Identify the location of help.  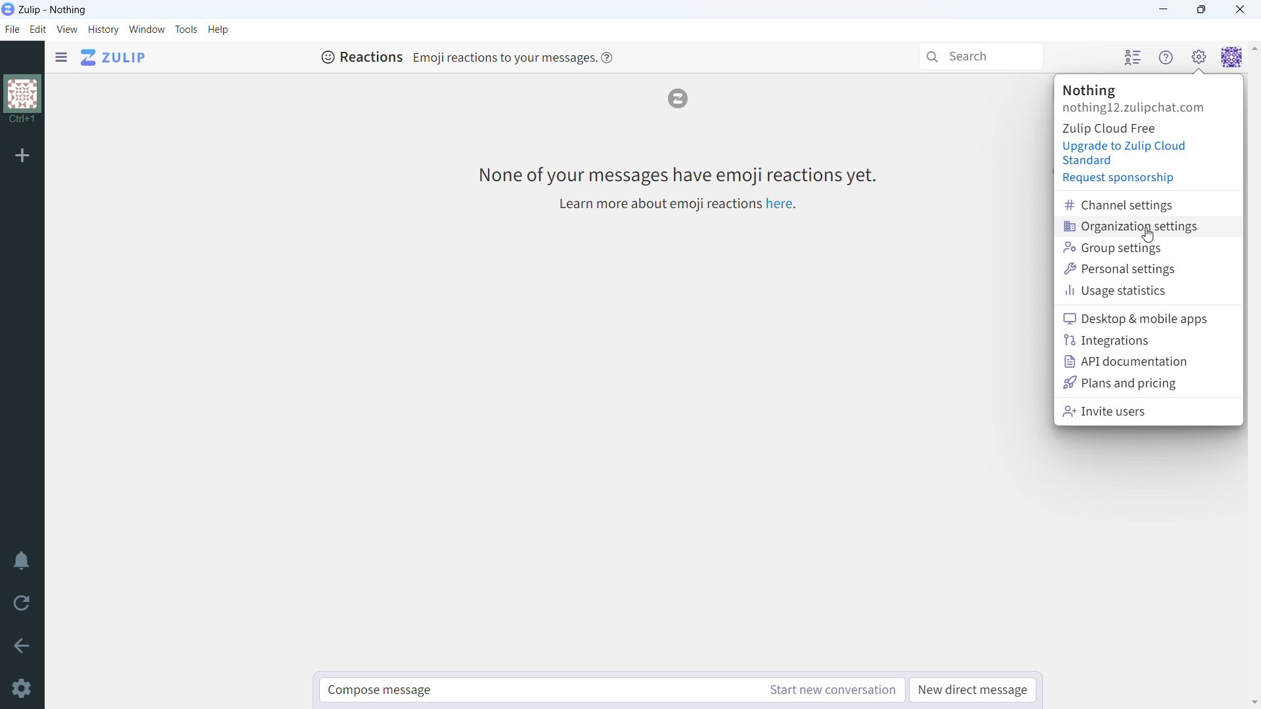
(218, 30).